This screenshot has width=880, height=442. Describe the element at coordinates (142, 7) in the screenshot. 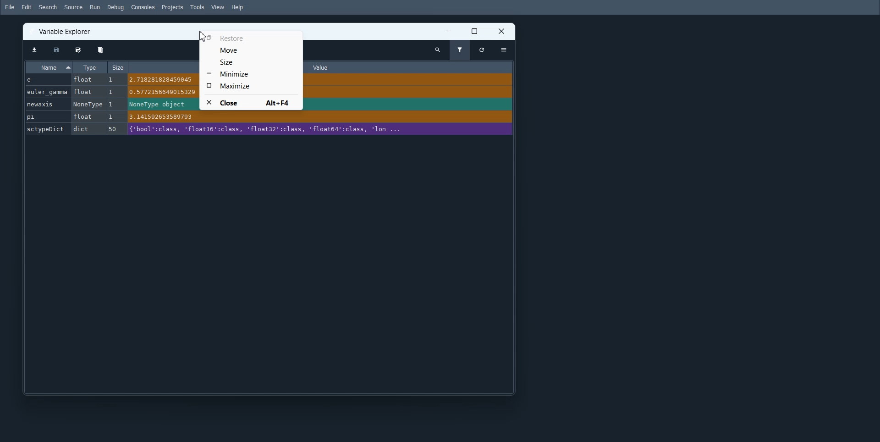

I see `Consoles` at that location.